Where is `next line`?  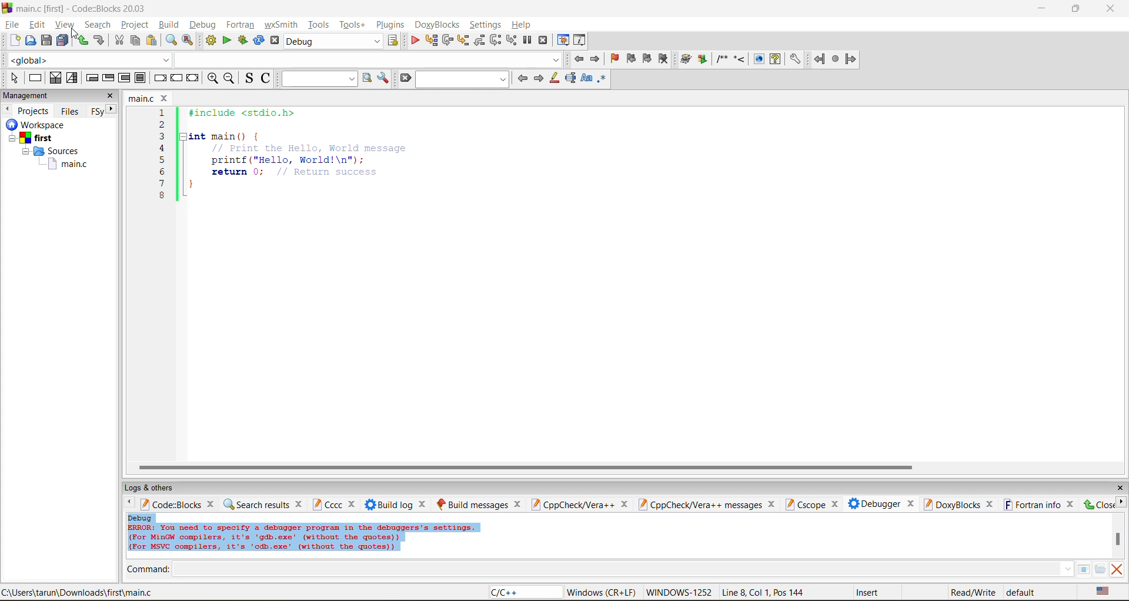
next line is located at coordinates (449, 41).